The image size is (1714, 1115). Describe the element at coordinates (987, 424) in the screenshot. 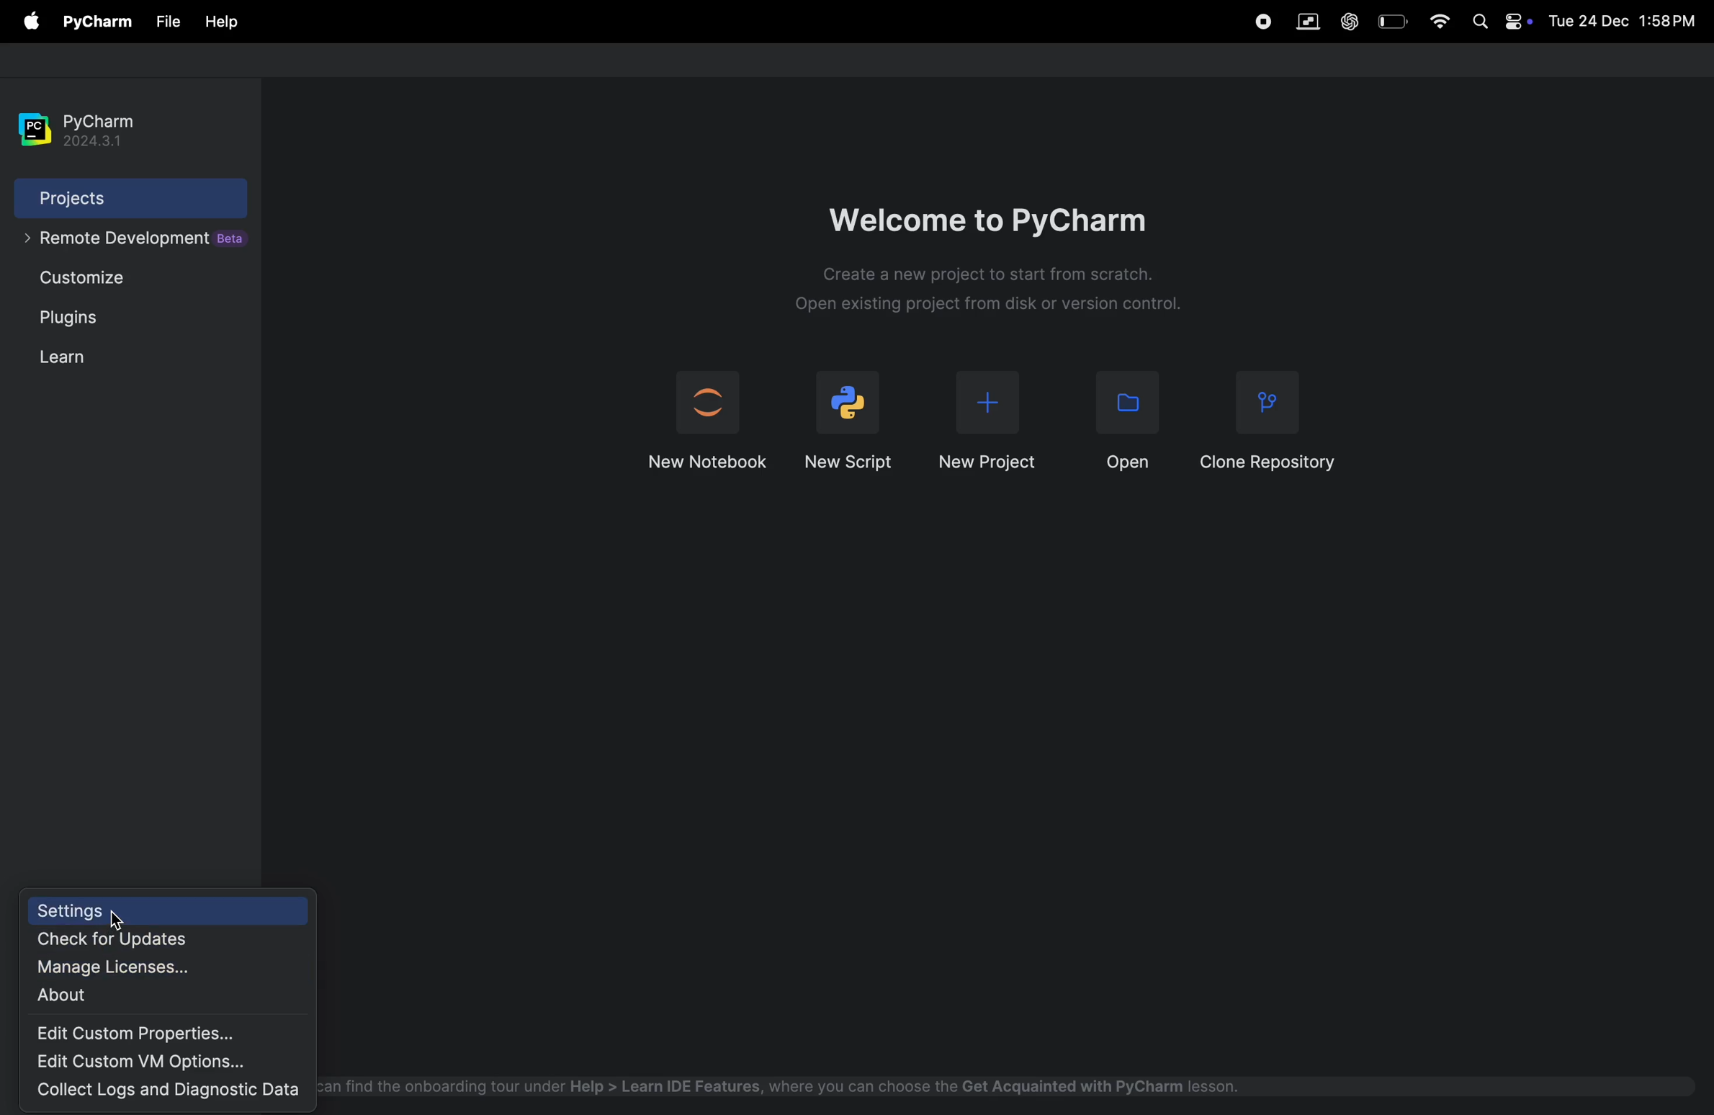

I see `new project` at that location.